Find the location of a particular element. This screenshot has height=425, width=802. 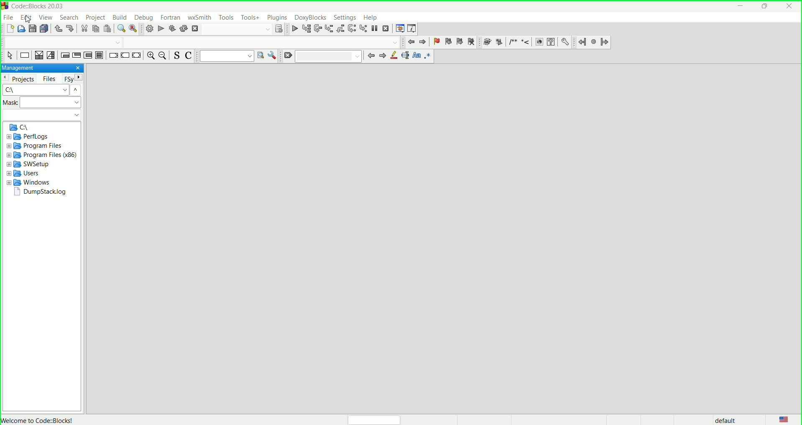

next is located at coordinates (383, 56).